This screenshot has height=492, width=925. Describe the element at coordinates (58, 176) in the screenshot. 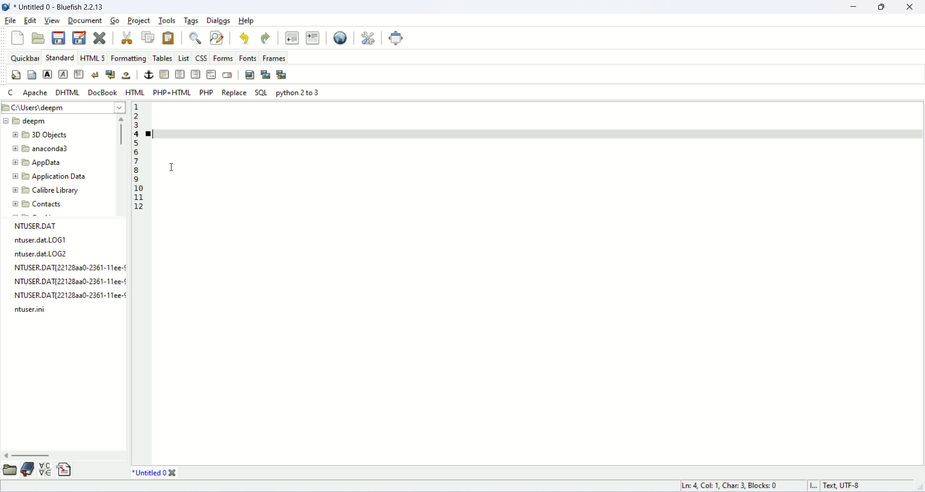

I see `folder name` at that location.